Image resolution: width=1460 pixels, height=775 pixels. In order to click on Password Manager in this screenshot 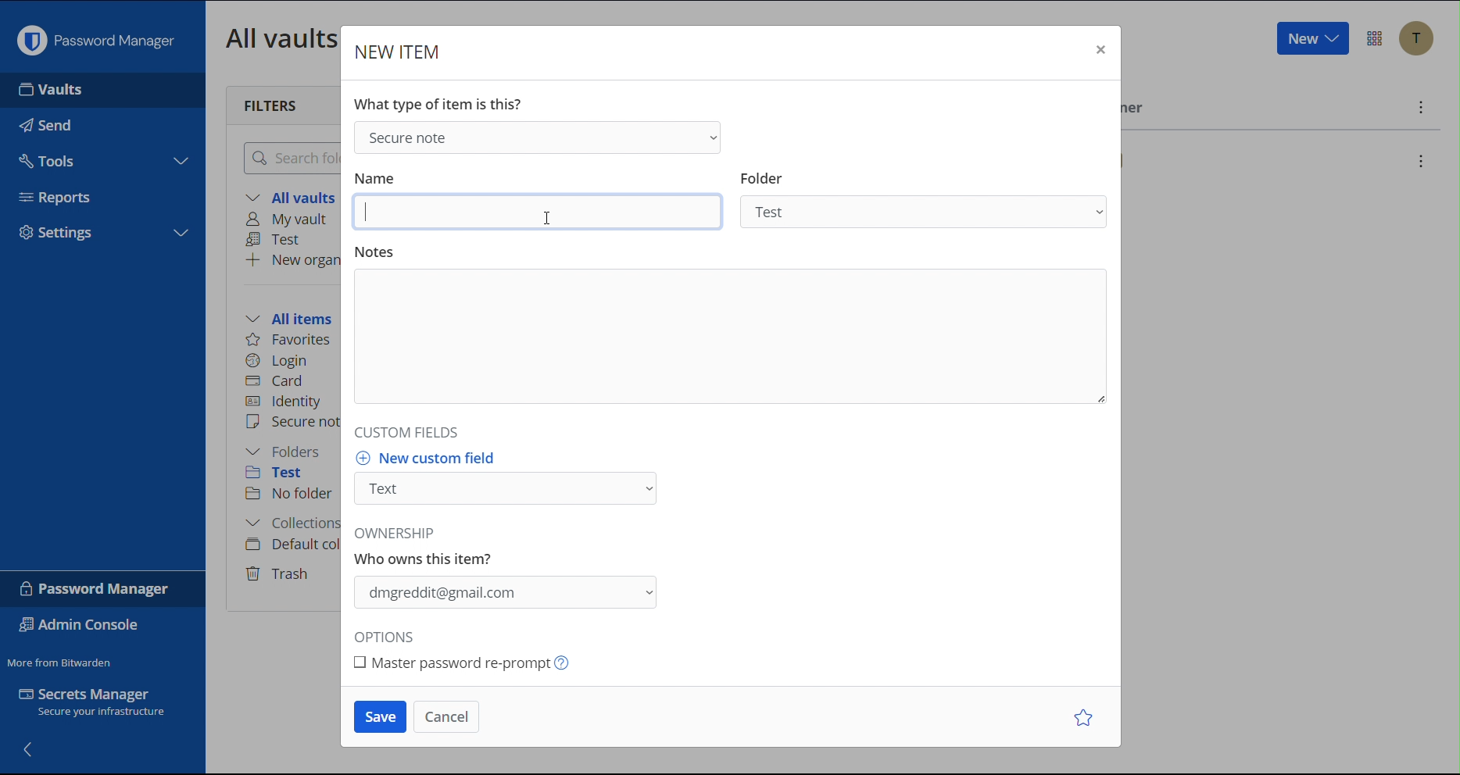, I will do `click(95, 37)`.